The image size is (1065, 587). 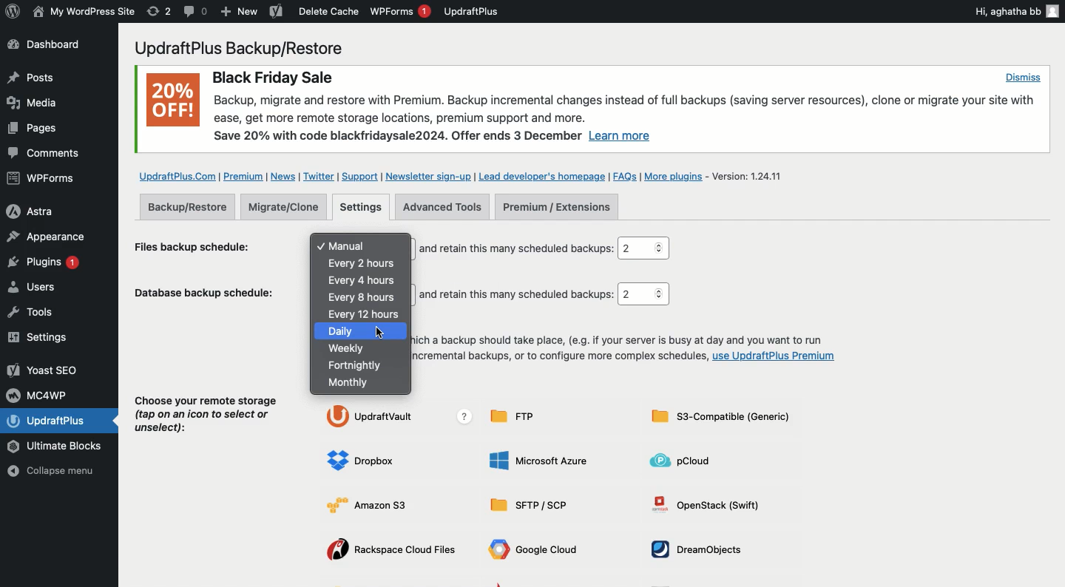 What do you see at coordinates (643, 294) in the screenshot?
I see `2` at bounding box center [643, 294].